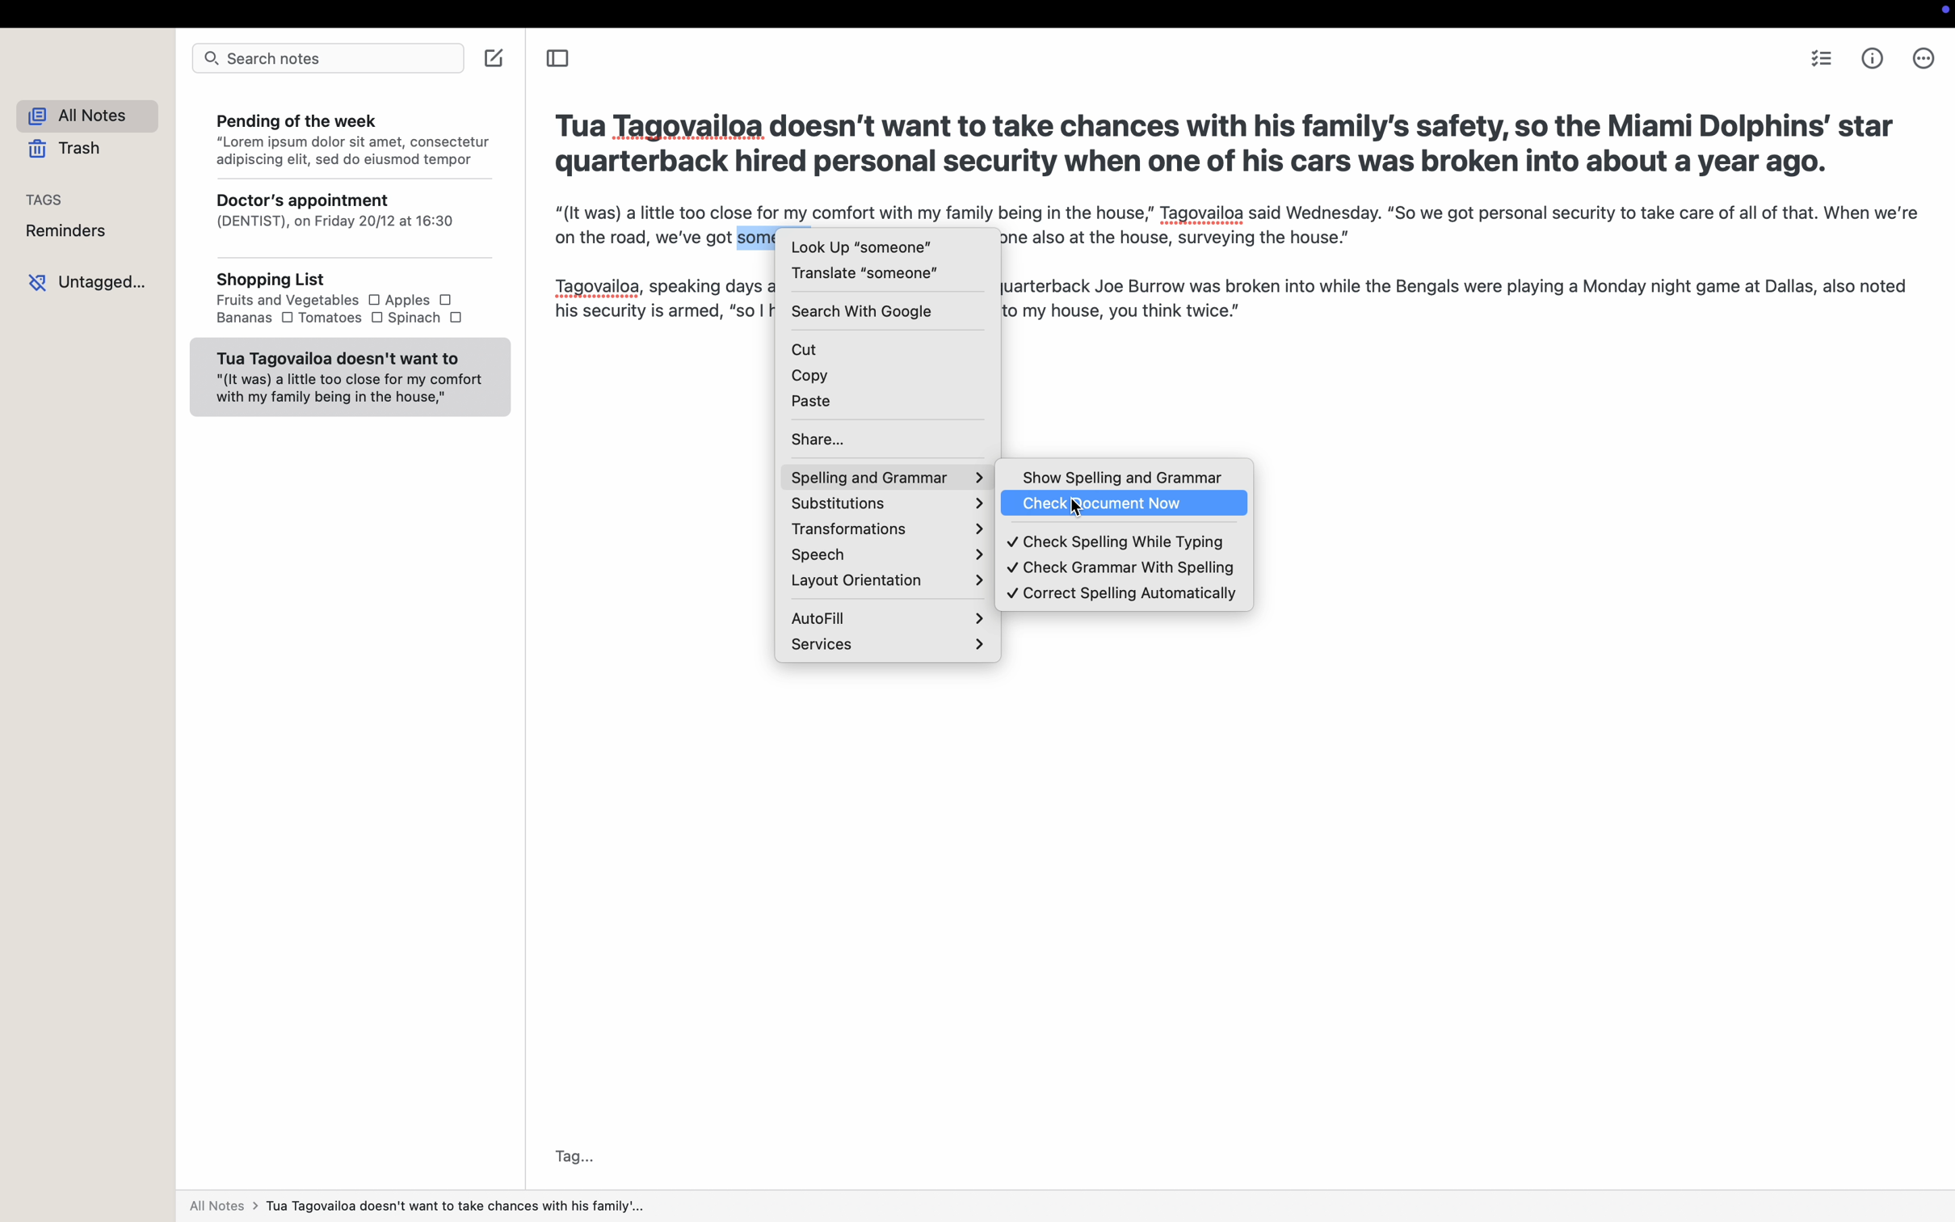 The height and width of the screenshot is (1222, 1955). I want to click on speech, so click(883, 555).